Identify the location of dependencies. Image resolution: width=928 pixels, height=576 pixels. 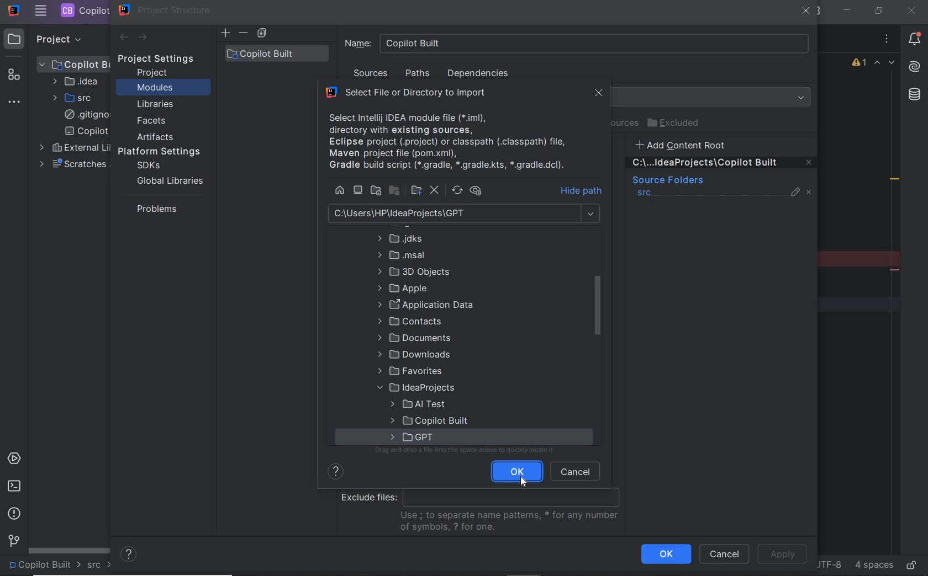
(477, 73).